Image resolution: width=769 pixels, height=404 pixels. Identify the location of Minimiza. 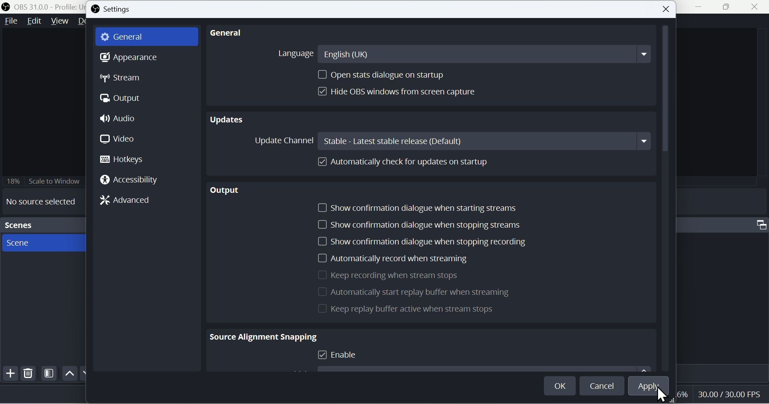
(697, 7).